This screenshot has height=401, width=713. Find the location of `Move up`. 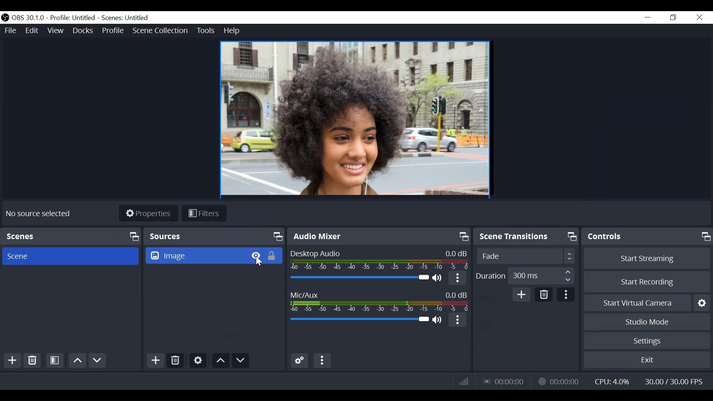

Move up is located at coordinates (221, 360).